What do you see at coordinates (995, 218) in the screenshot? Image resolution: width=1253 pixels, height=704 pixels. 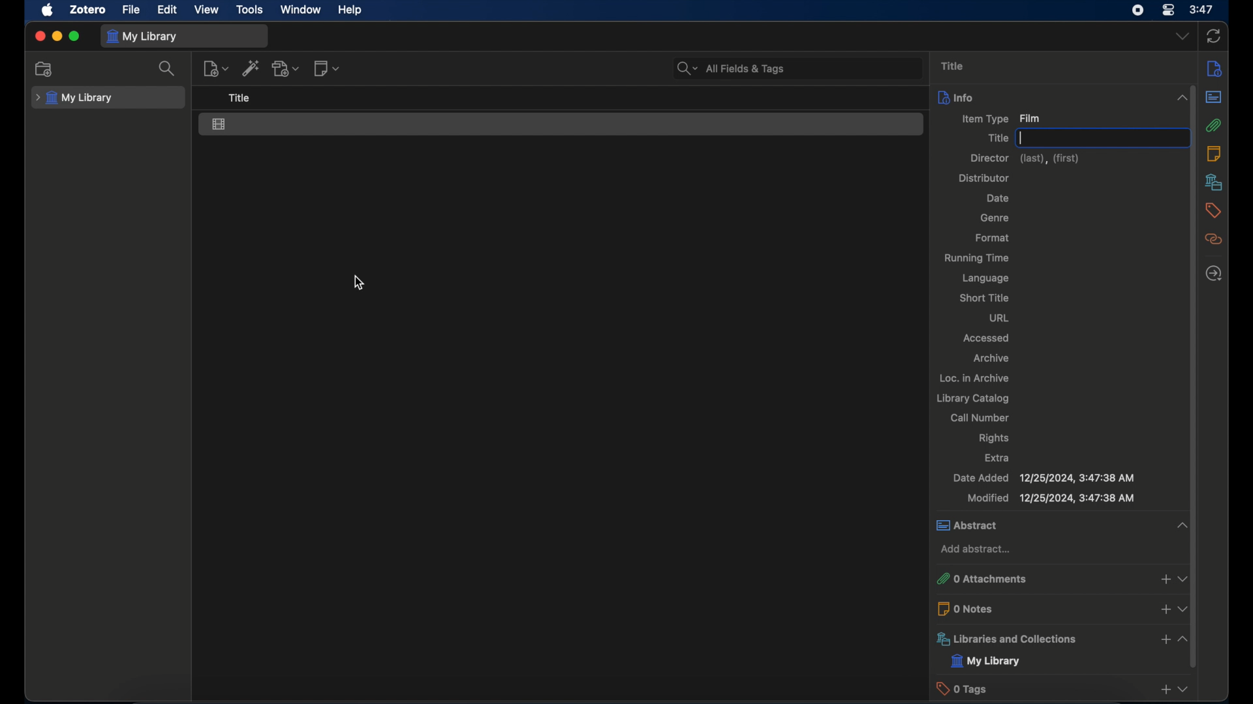 I see `genre` at bounding box center [995, 218].